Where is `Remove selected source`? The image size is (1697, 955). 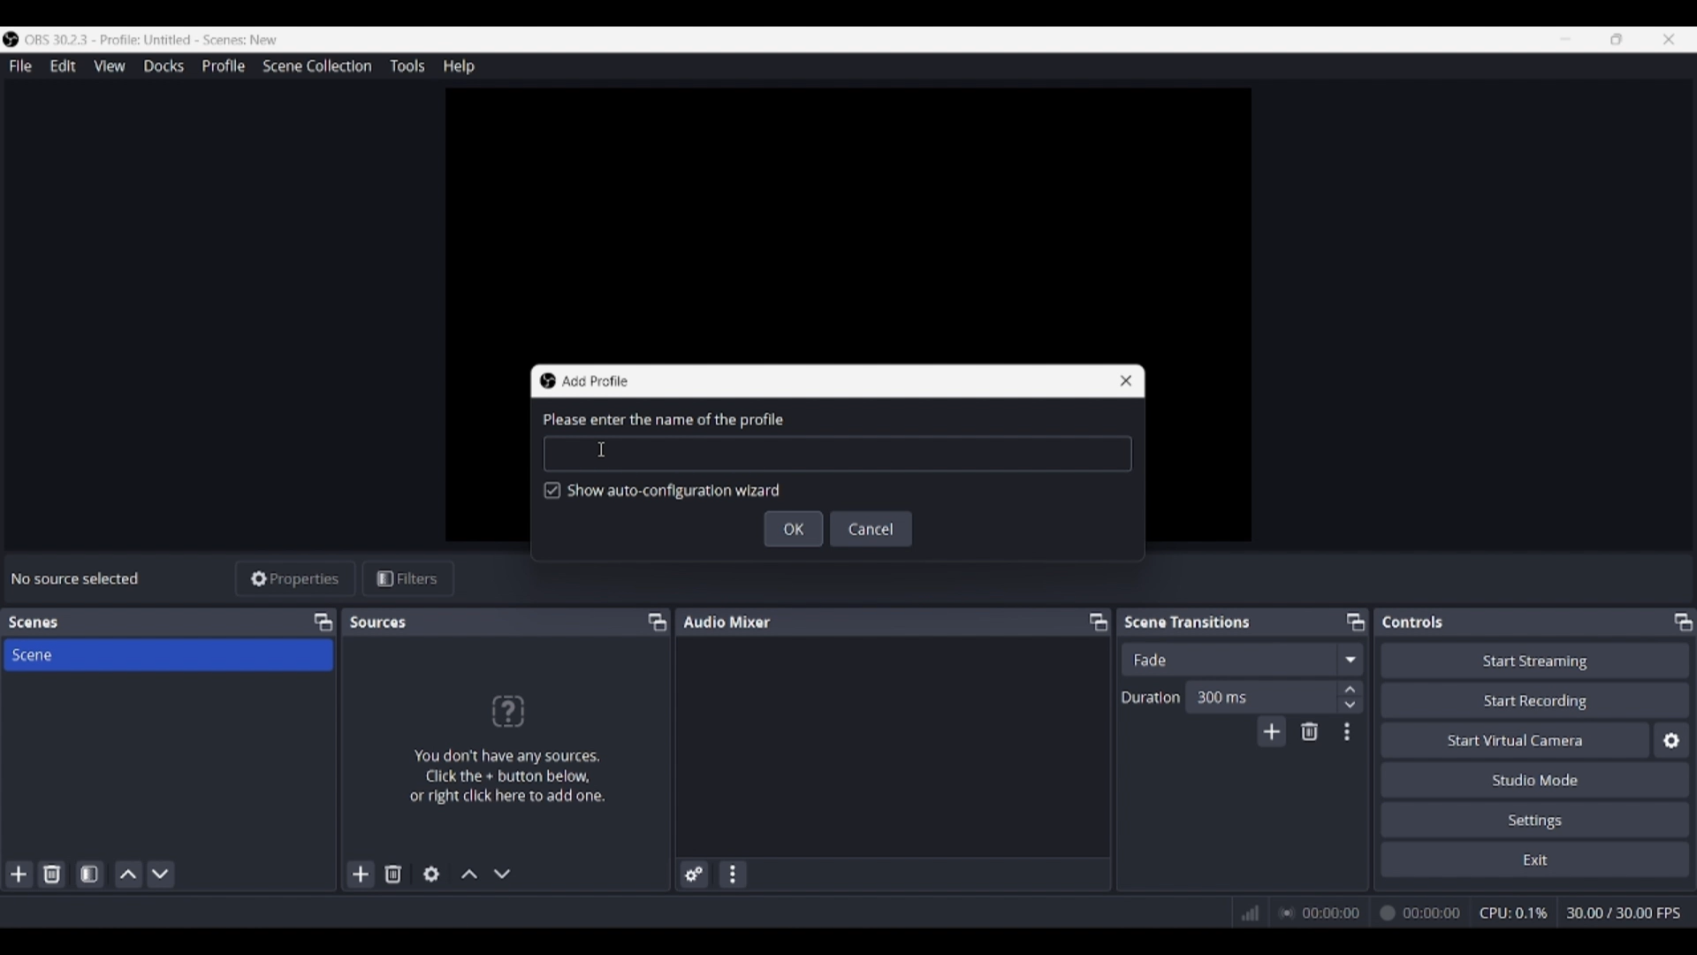 Remove selected source is located at coordinates (393, 874).